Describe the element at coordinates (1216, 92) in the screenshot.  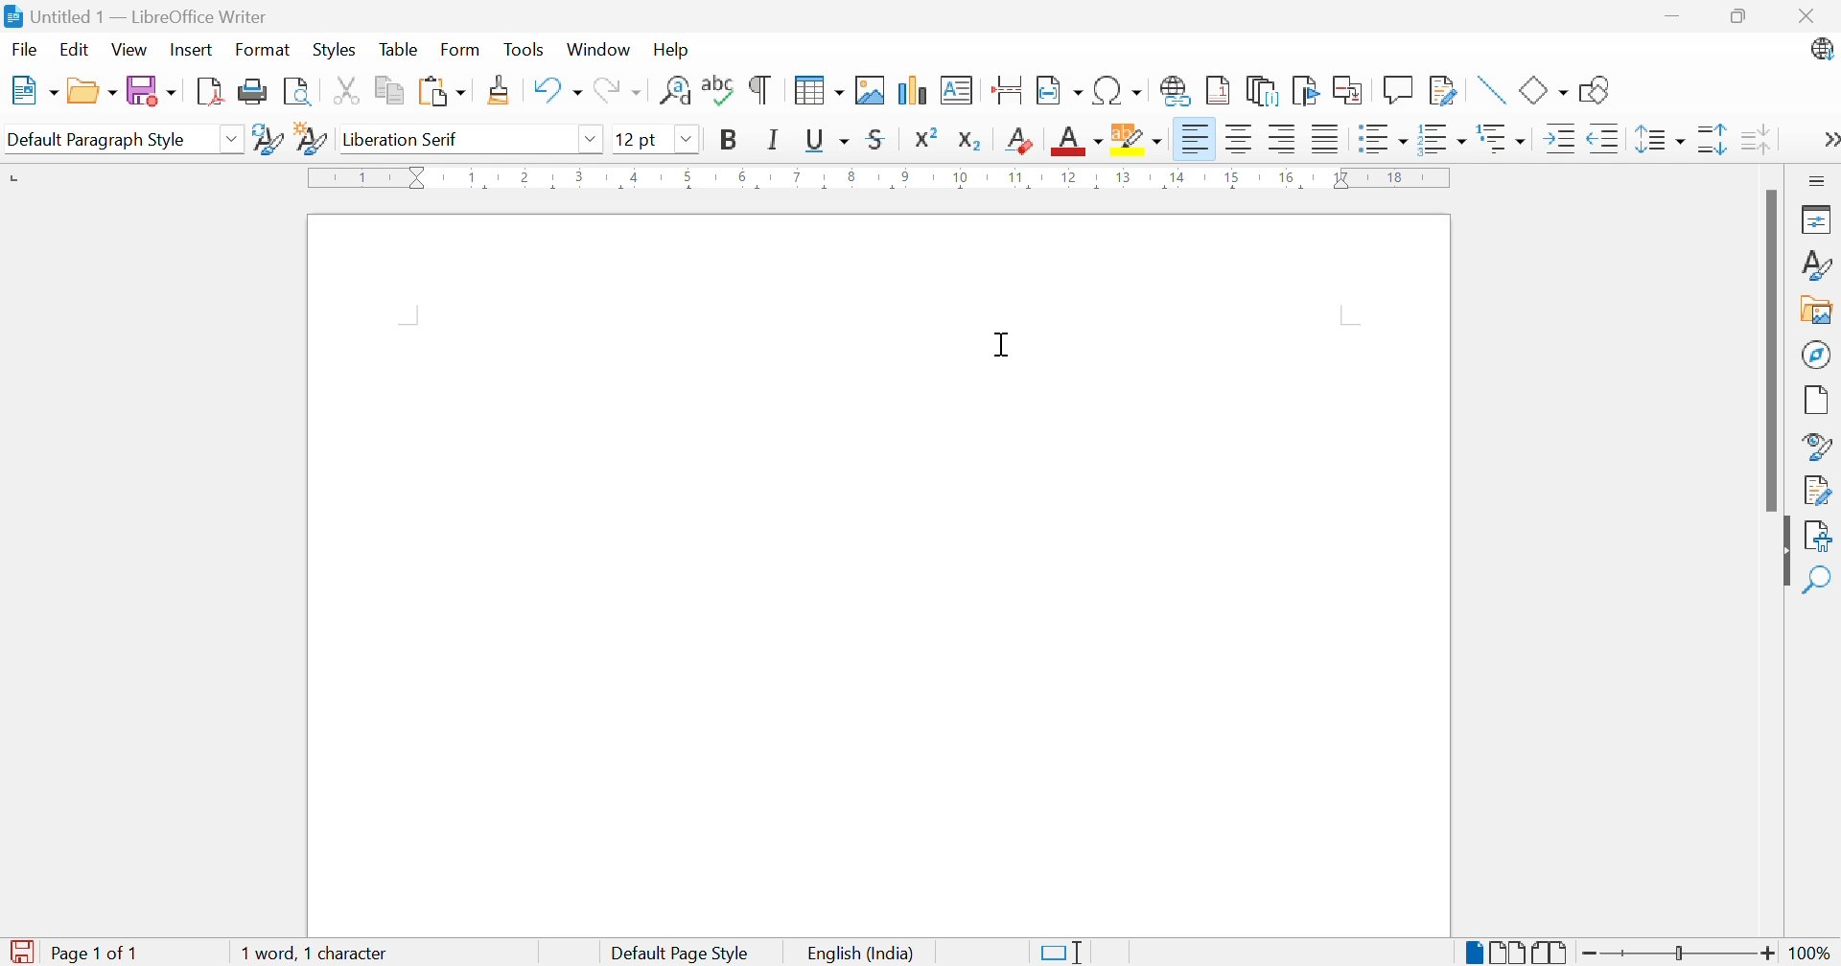
I see `Insert Footnote` at that location.